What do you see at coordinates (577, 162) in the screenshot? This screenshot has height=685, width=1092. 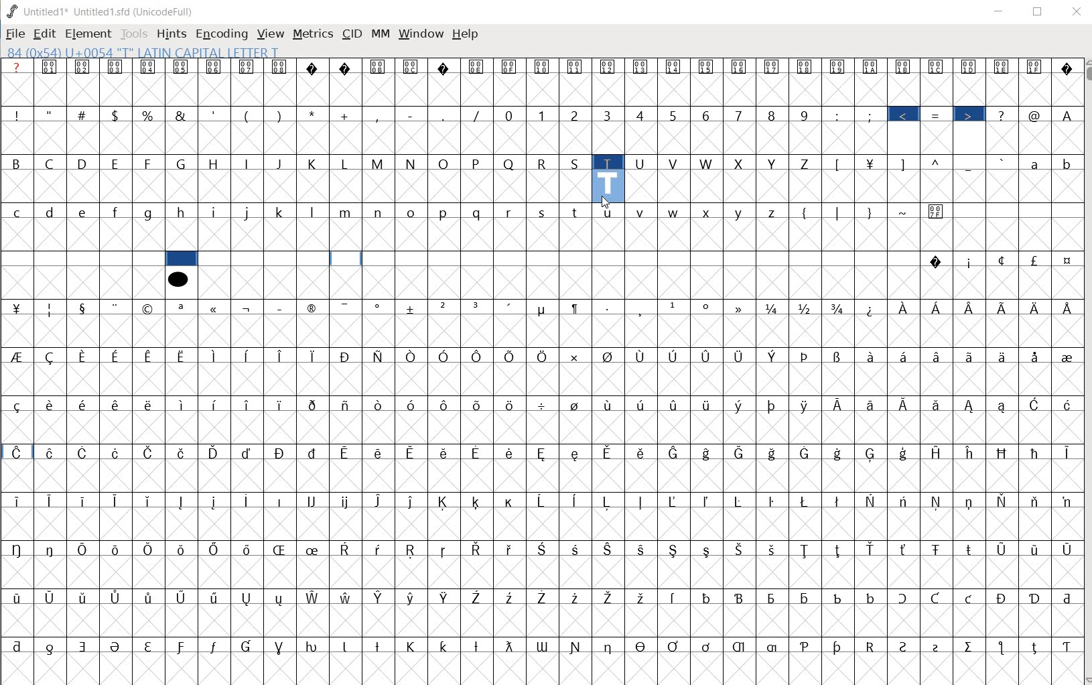 I see `S` at bounding box center [577, 162].